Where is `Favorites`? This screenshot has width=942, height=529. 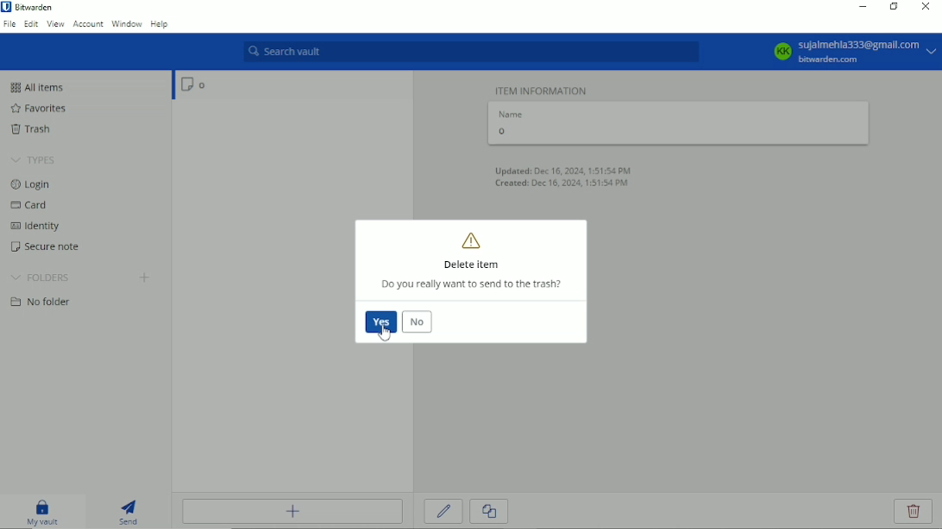 Favorites is located at coordinates (41, 109).